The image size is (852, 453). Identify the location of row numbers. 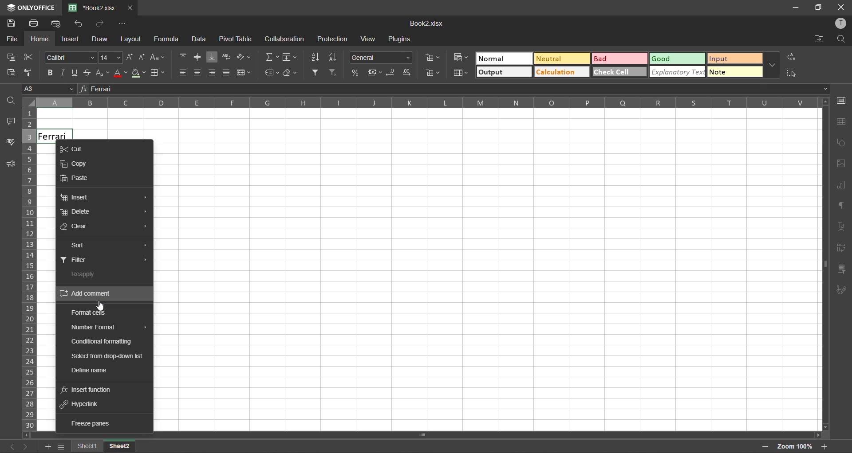
(28, 269).